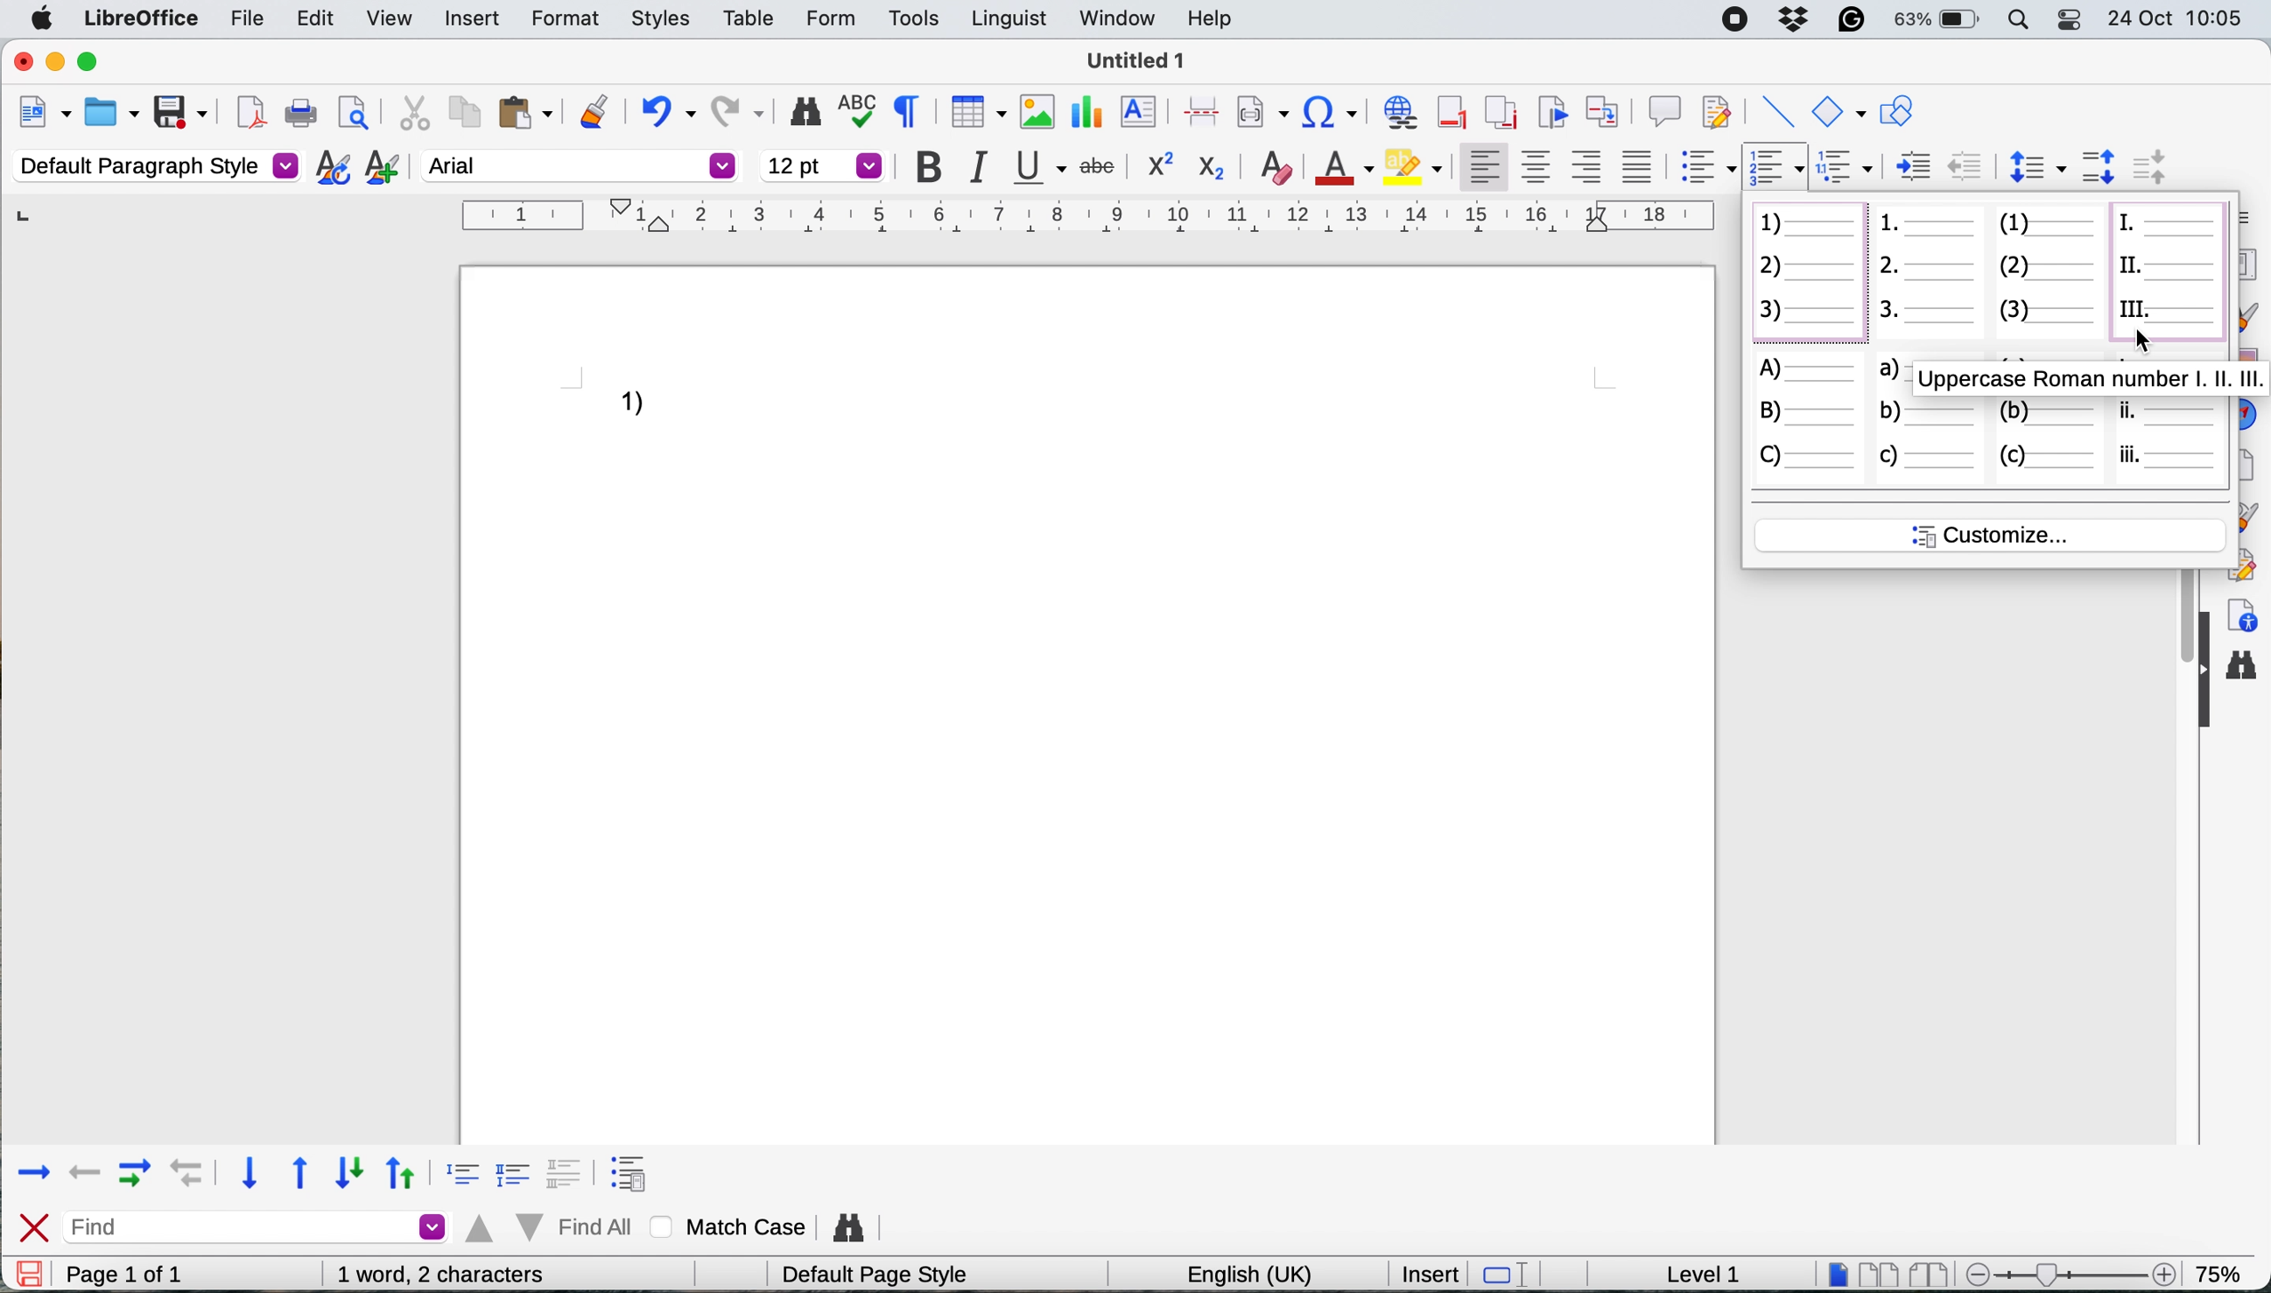  I want to click on clear direct formatting, so click(1278, 165).